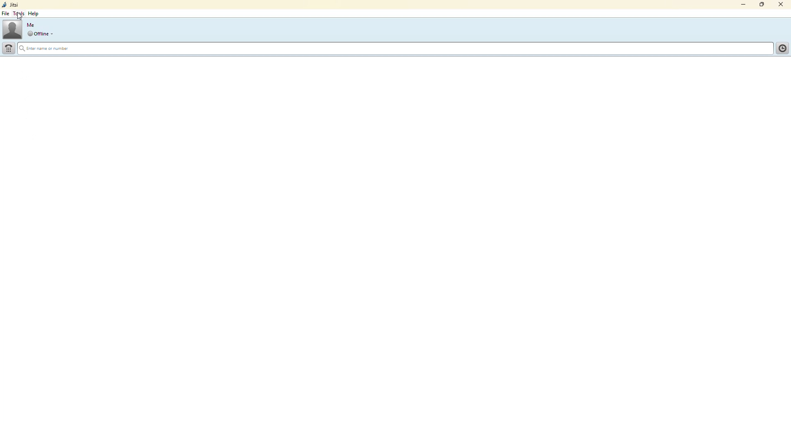  I want to click on tools, so click(19, 14).